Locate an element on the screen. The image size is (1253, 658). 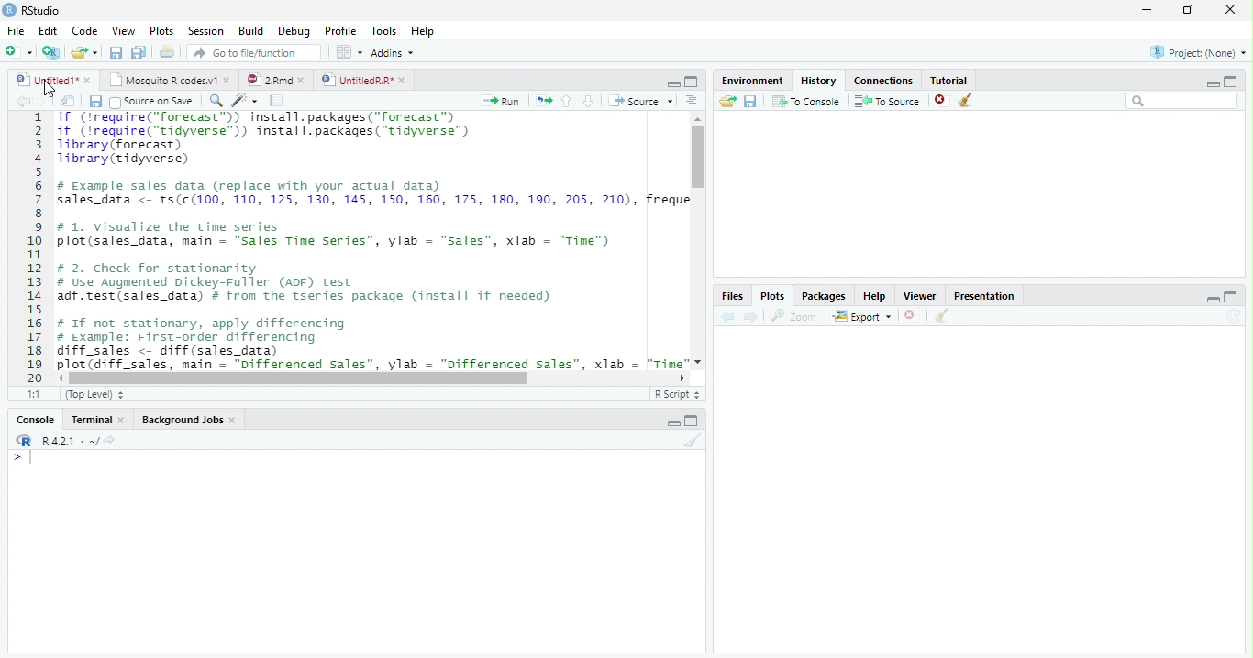
Create file is located at coordinates (19, 53).